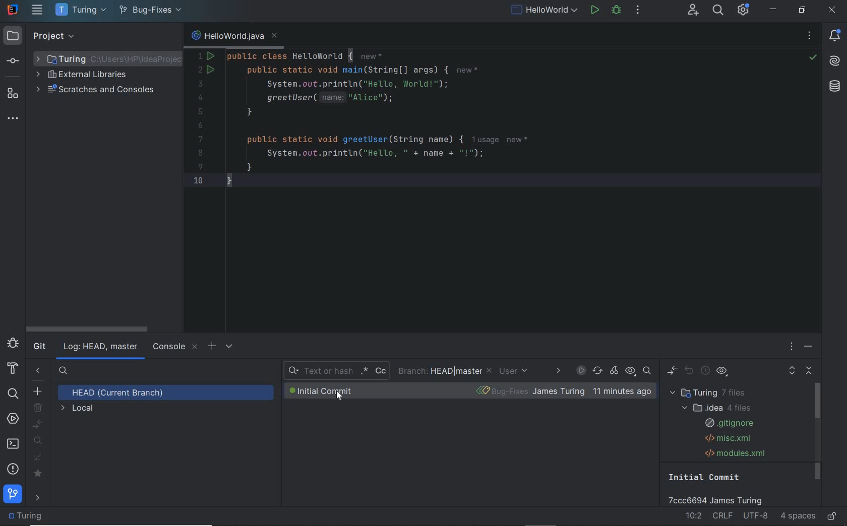 This screenshot has height=526, width=847. What do you see at coordinates (13, 9) in the screenshot?
I see `system name` at bounding box center [13, 9].